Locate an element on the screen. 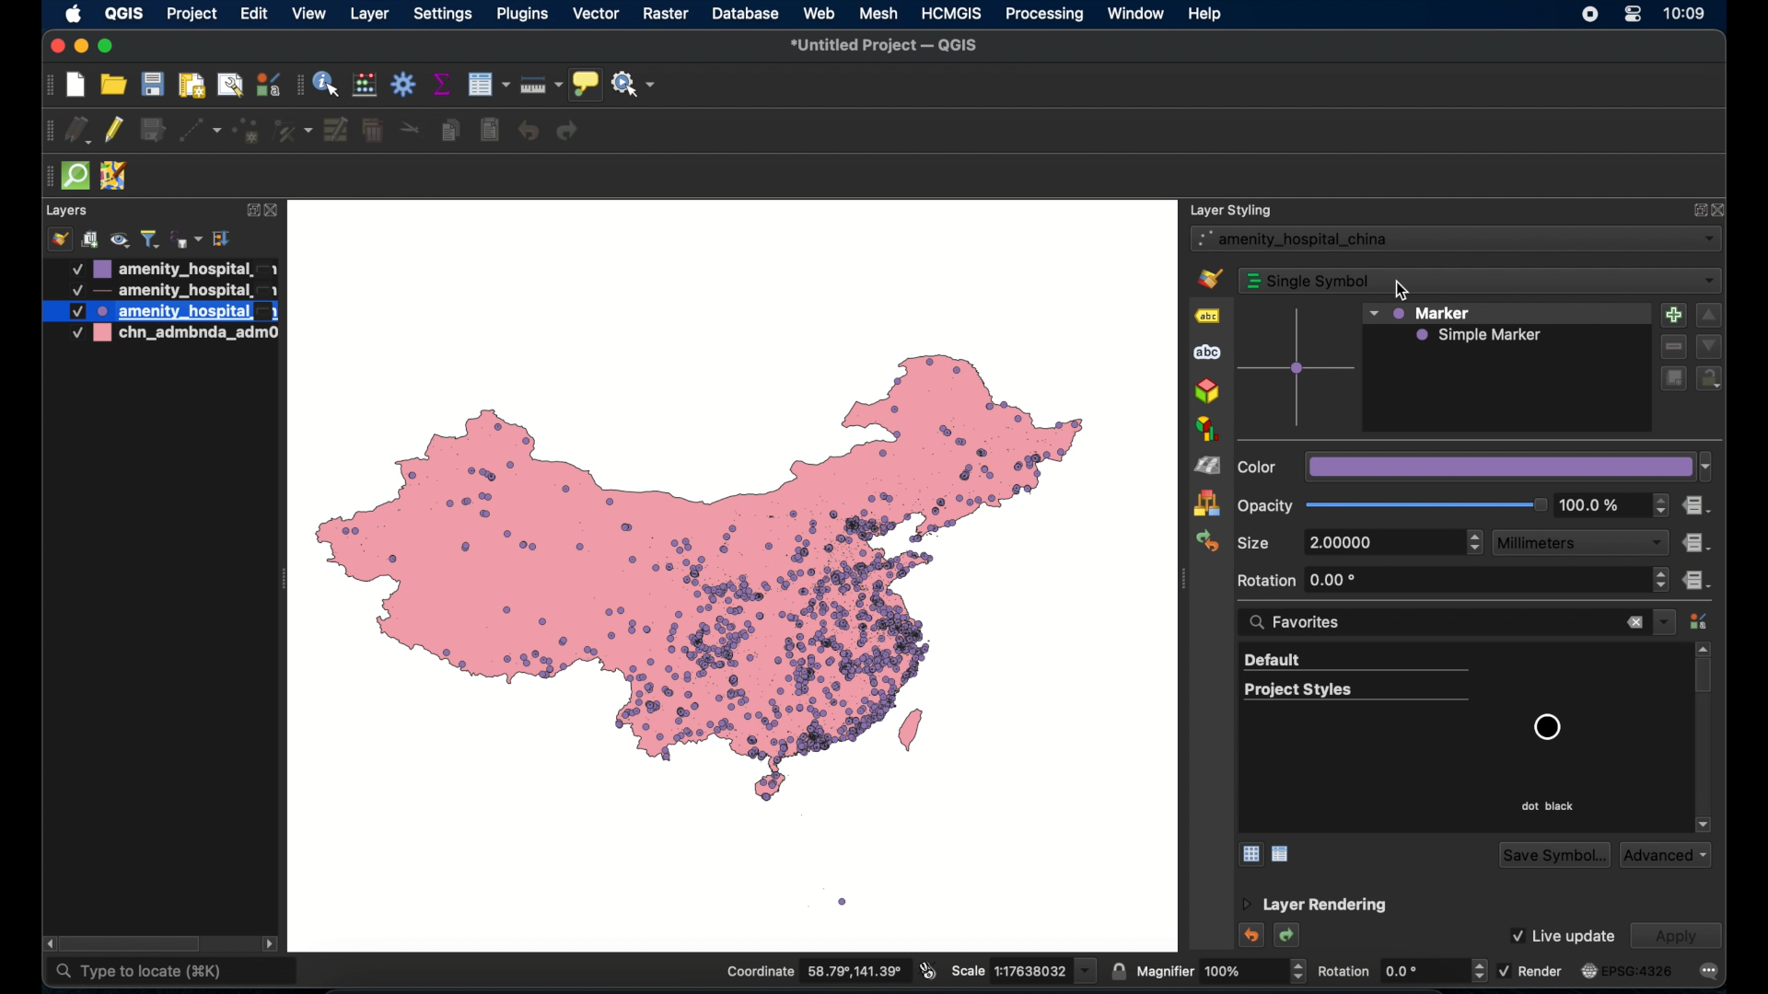 The height and width of the screenshot is (994, 1768). add point feature is located at coordinates (249, 132).